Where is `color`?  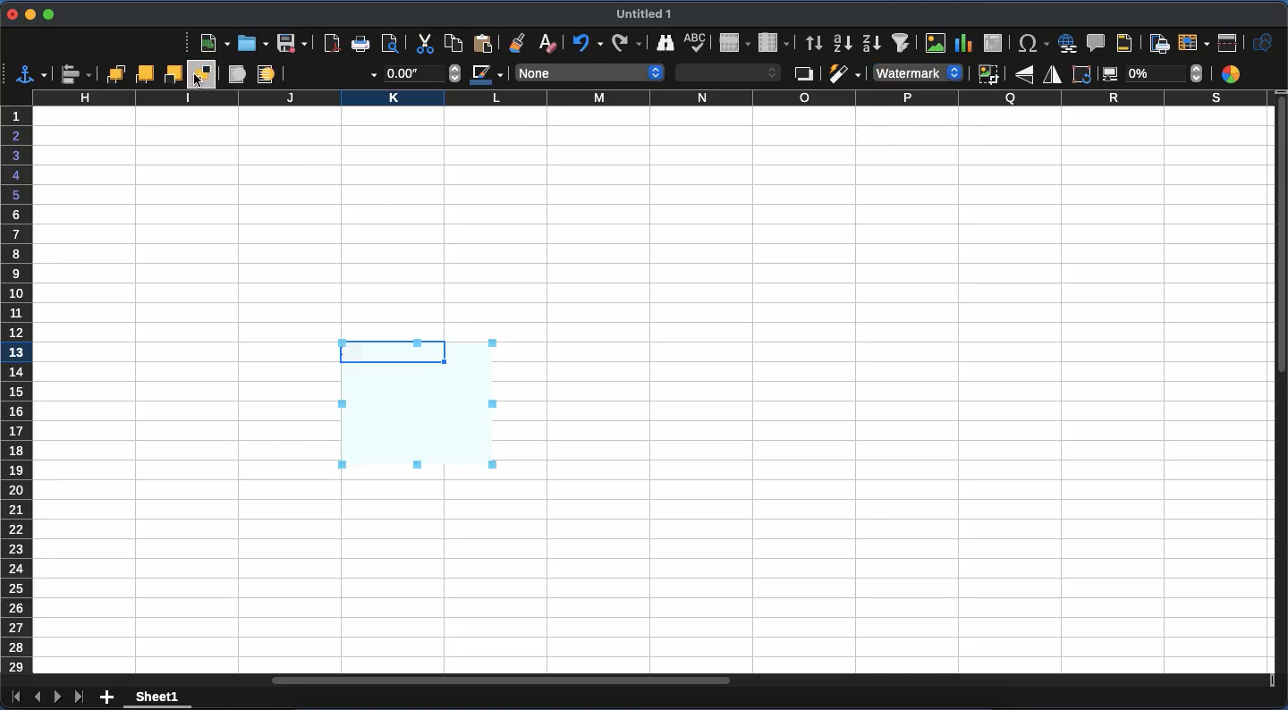 color is located at coordinates (1234, 73).